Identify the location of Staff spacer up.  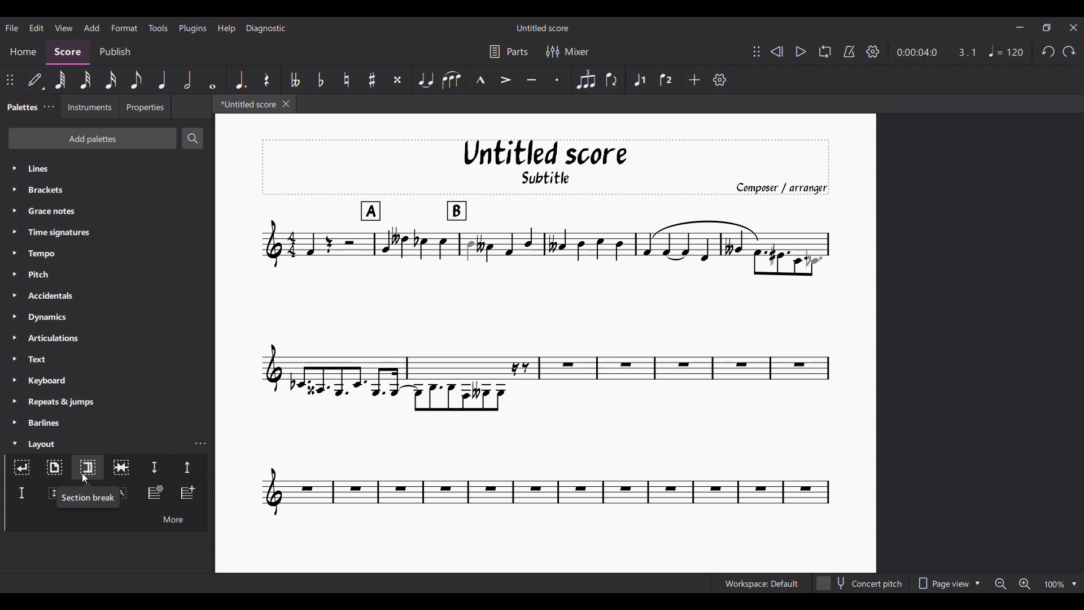
(188, 467).